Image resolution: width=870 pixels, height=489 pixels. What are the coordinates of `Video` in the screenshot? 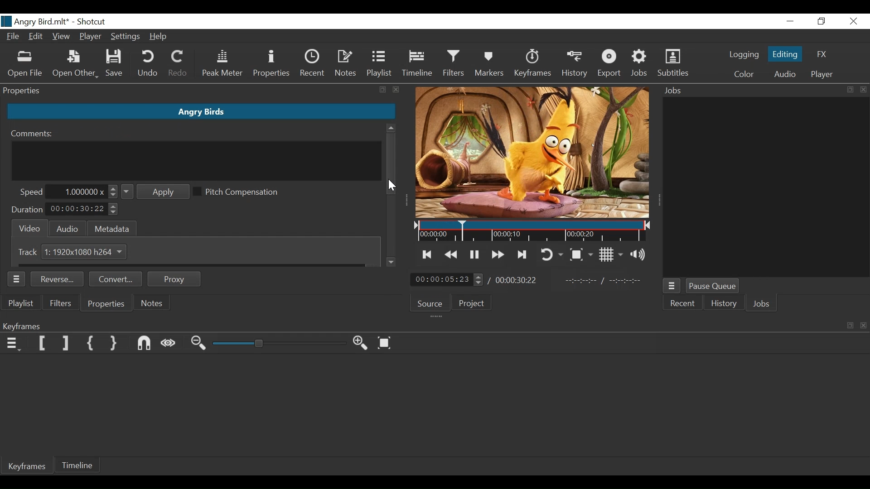 It's located at (28, 225).